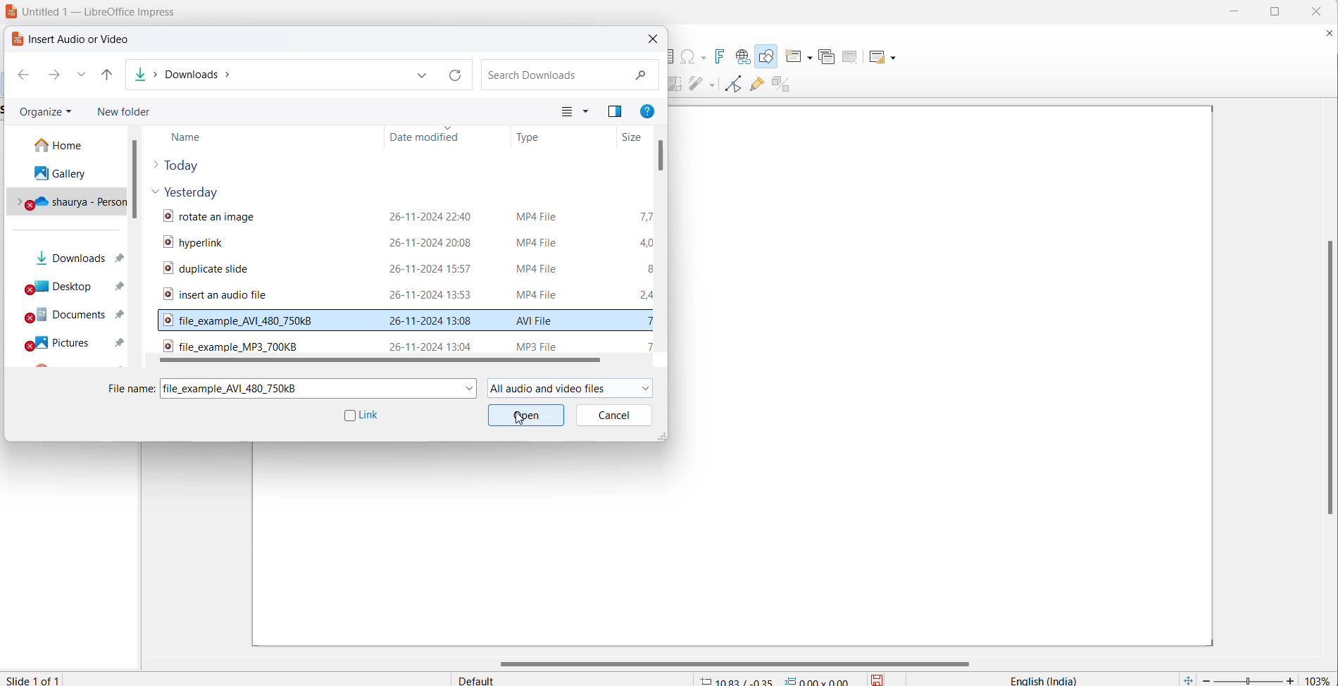 The image size is (1338, 686). What do you see at coordinates (561, 320) in the screenshot?
I see `selected video file format` at bounding box center [561, 320].